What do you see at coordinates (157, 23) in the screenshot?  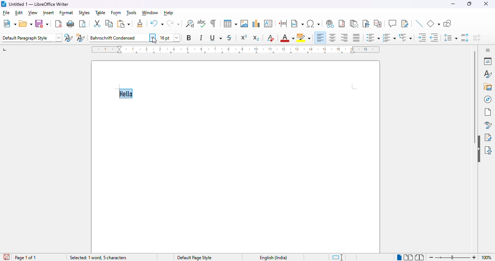 I see `undo` at bounding box center [157, 23].